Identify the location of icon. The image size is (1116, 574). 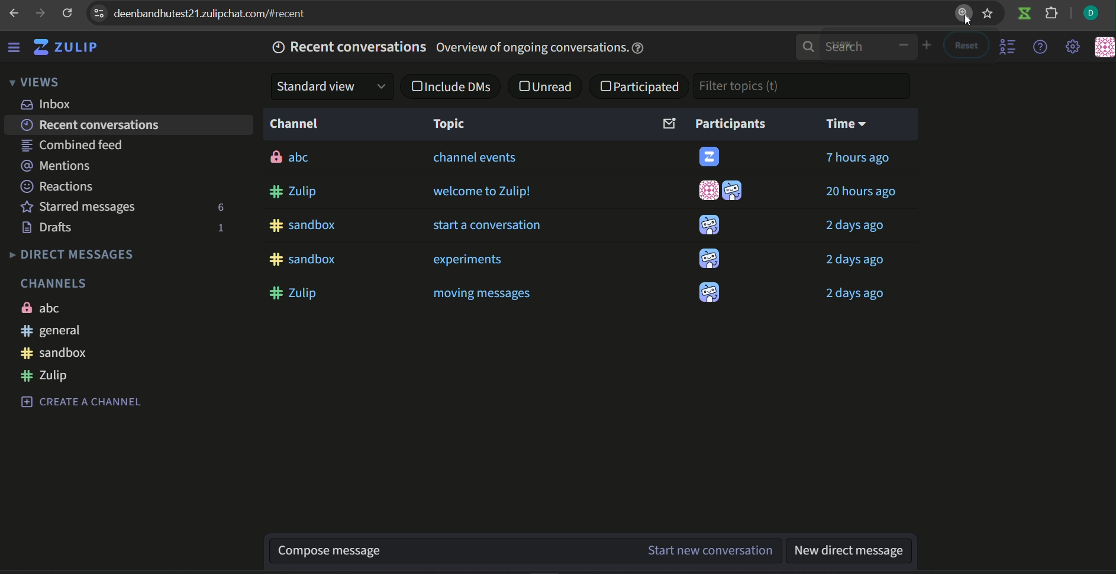
(709, 225).